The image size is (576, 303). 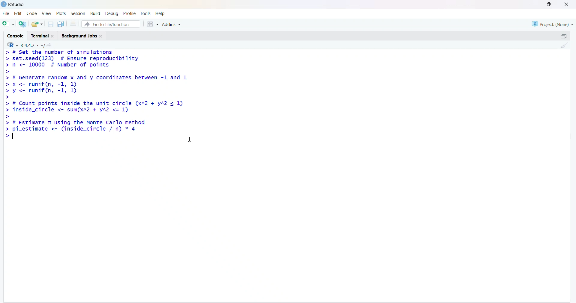 I want to click on View the current working directory, so click(x=51, y=45).